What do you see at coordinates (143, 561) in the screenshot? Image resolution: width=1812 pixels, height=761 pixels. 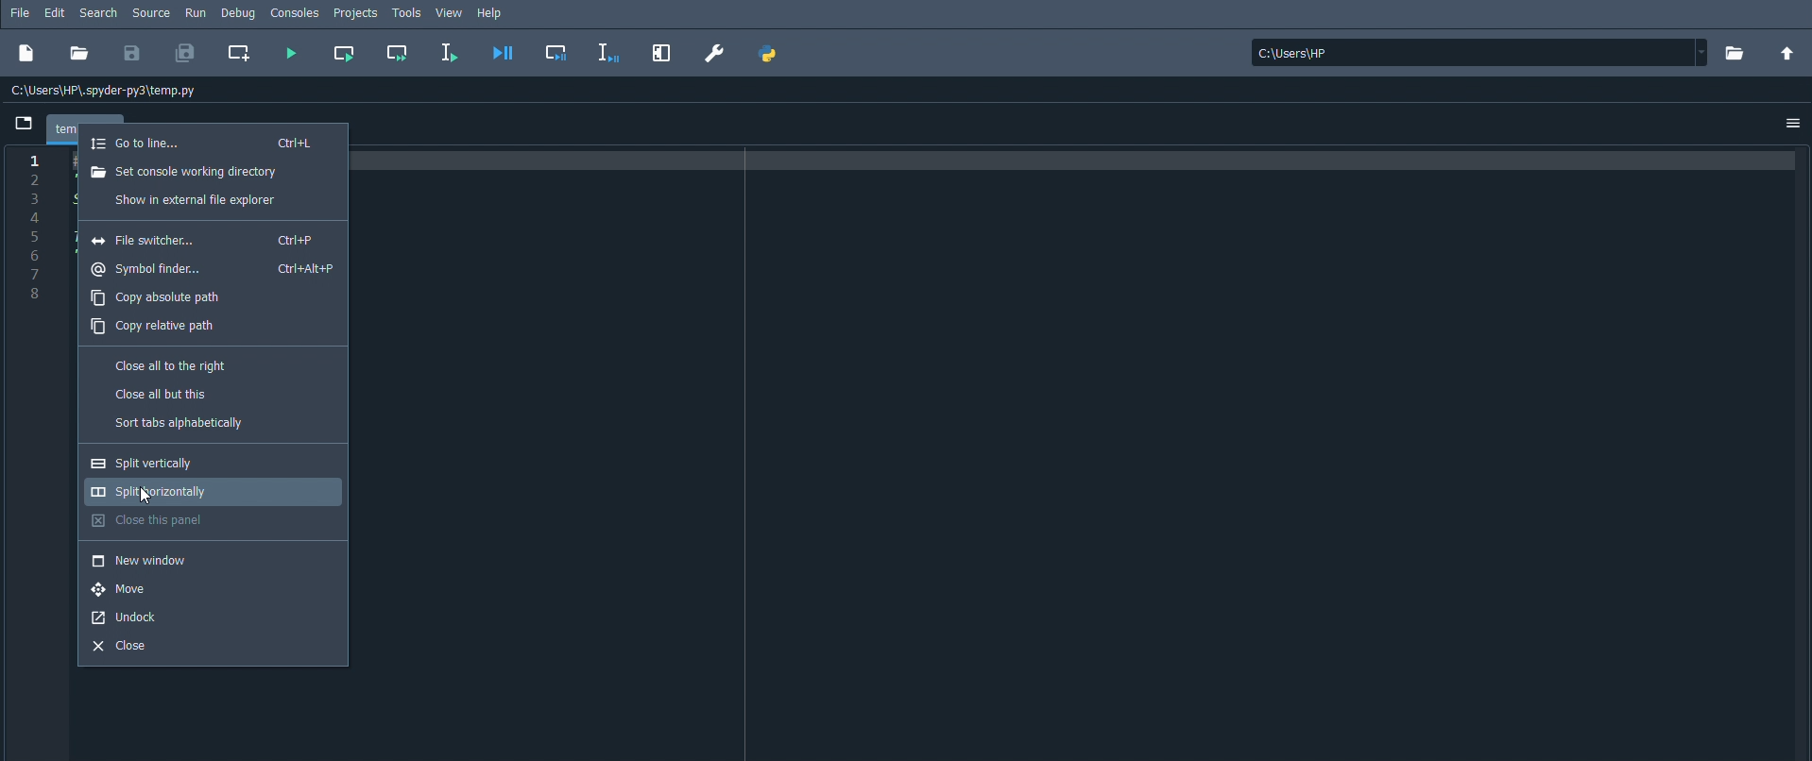 I see `New window` at bounding box center [143, 561].